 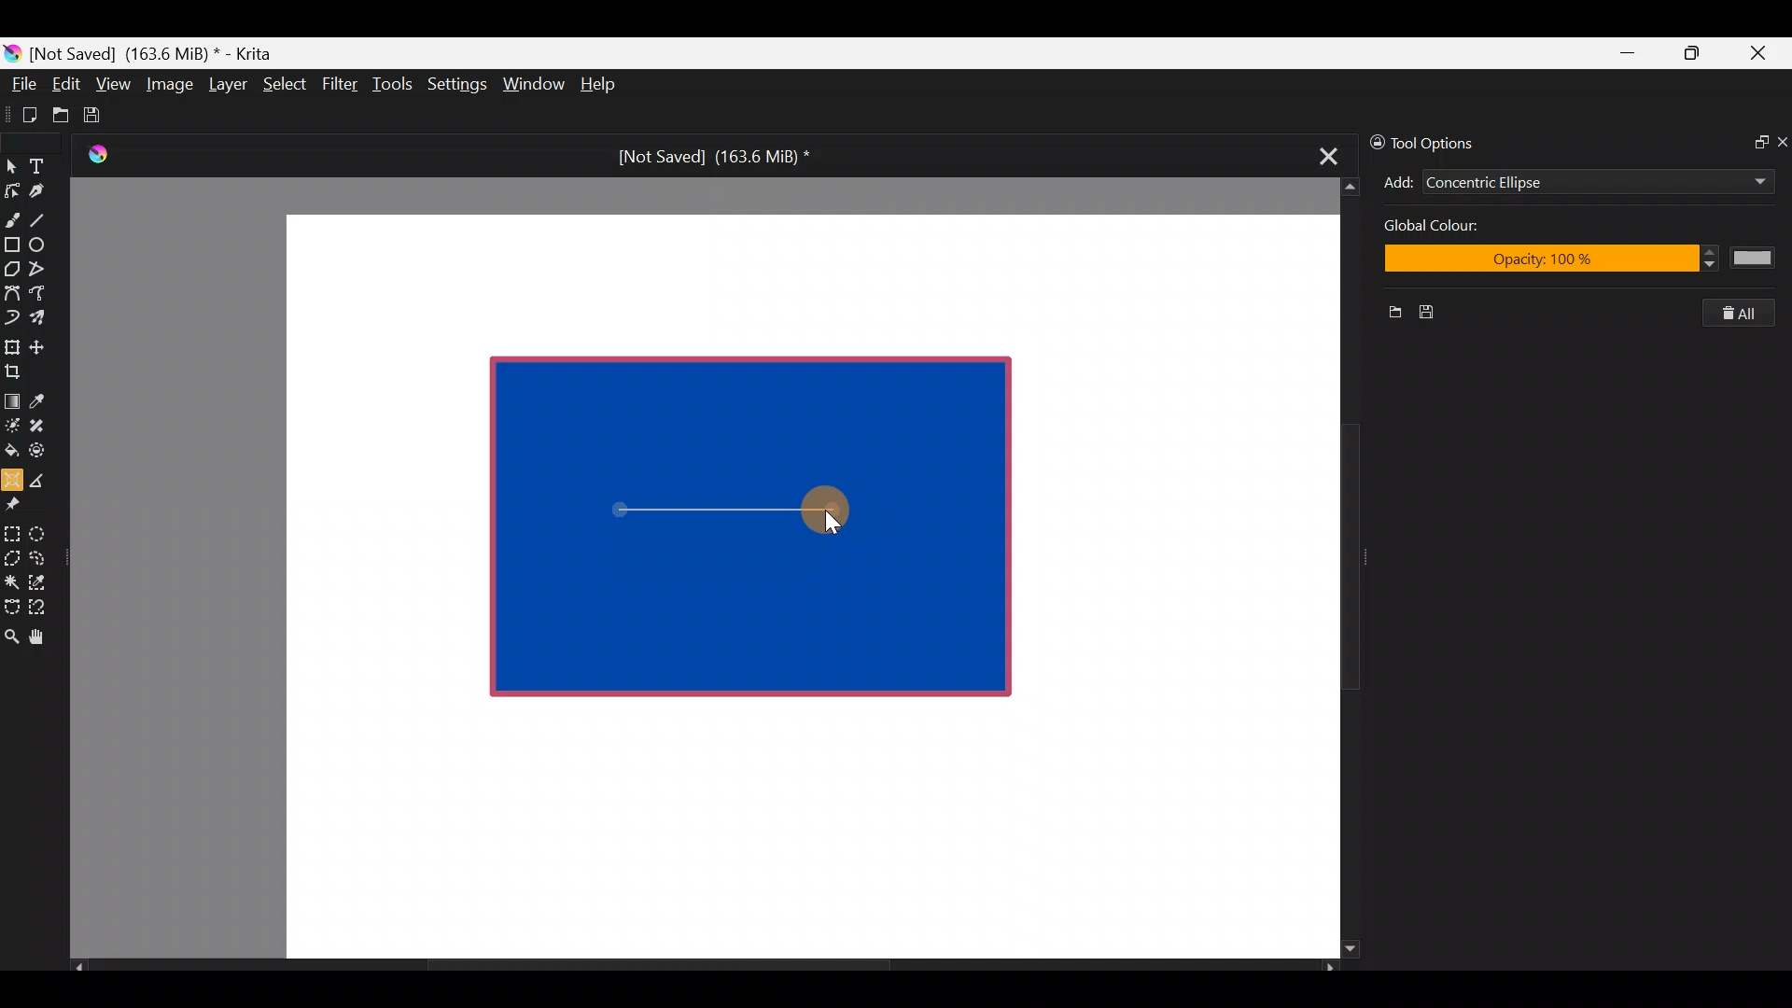 I want to click on Ellipse tool, so click(x=46, y=243).